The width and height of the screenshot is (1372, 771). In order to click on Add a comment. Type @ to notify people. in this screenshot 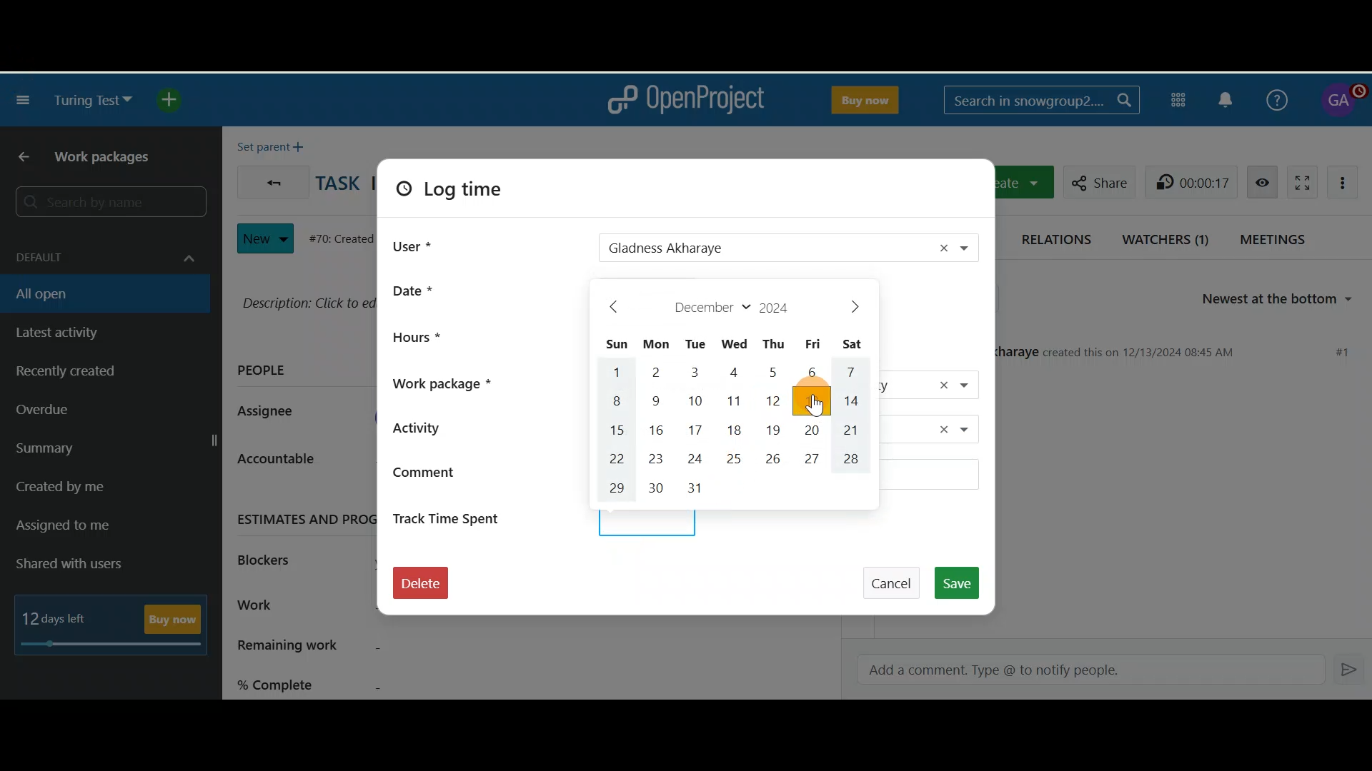, I will do `click(1081, 670)`.